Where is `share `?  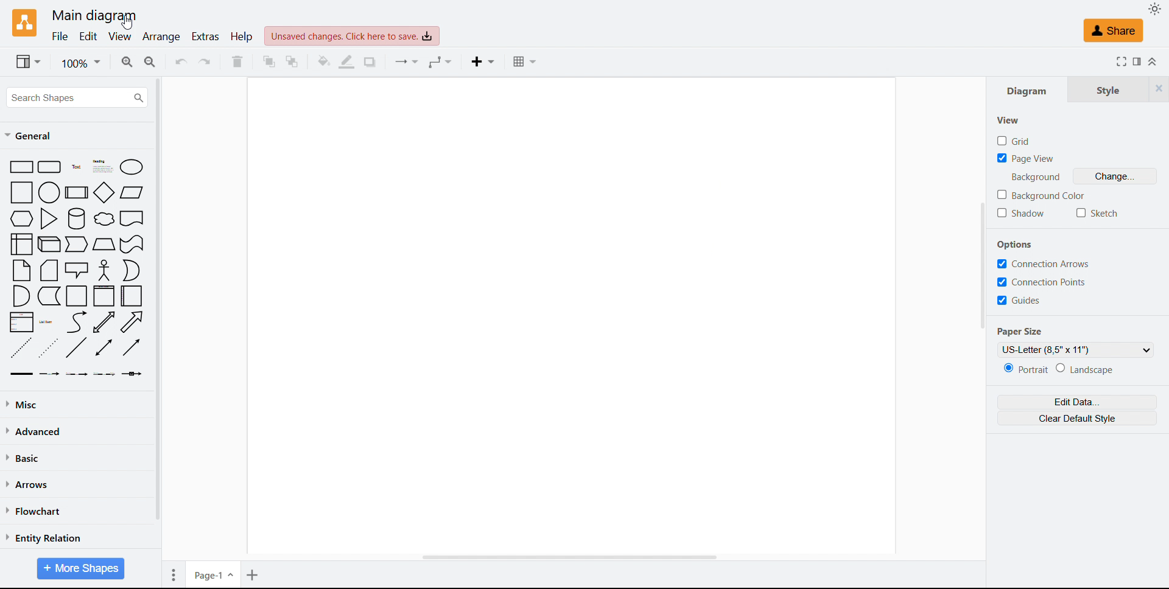
share  is located at coordinates (1114, 30).